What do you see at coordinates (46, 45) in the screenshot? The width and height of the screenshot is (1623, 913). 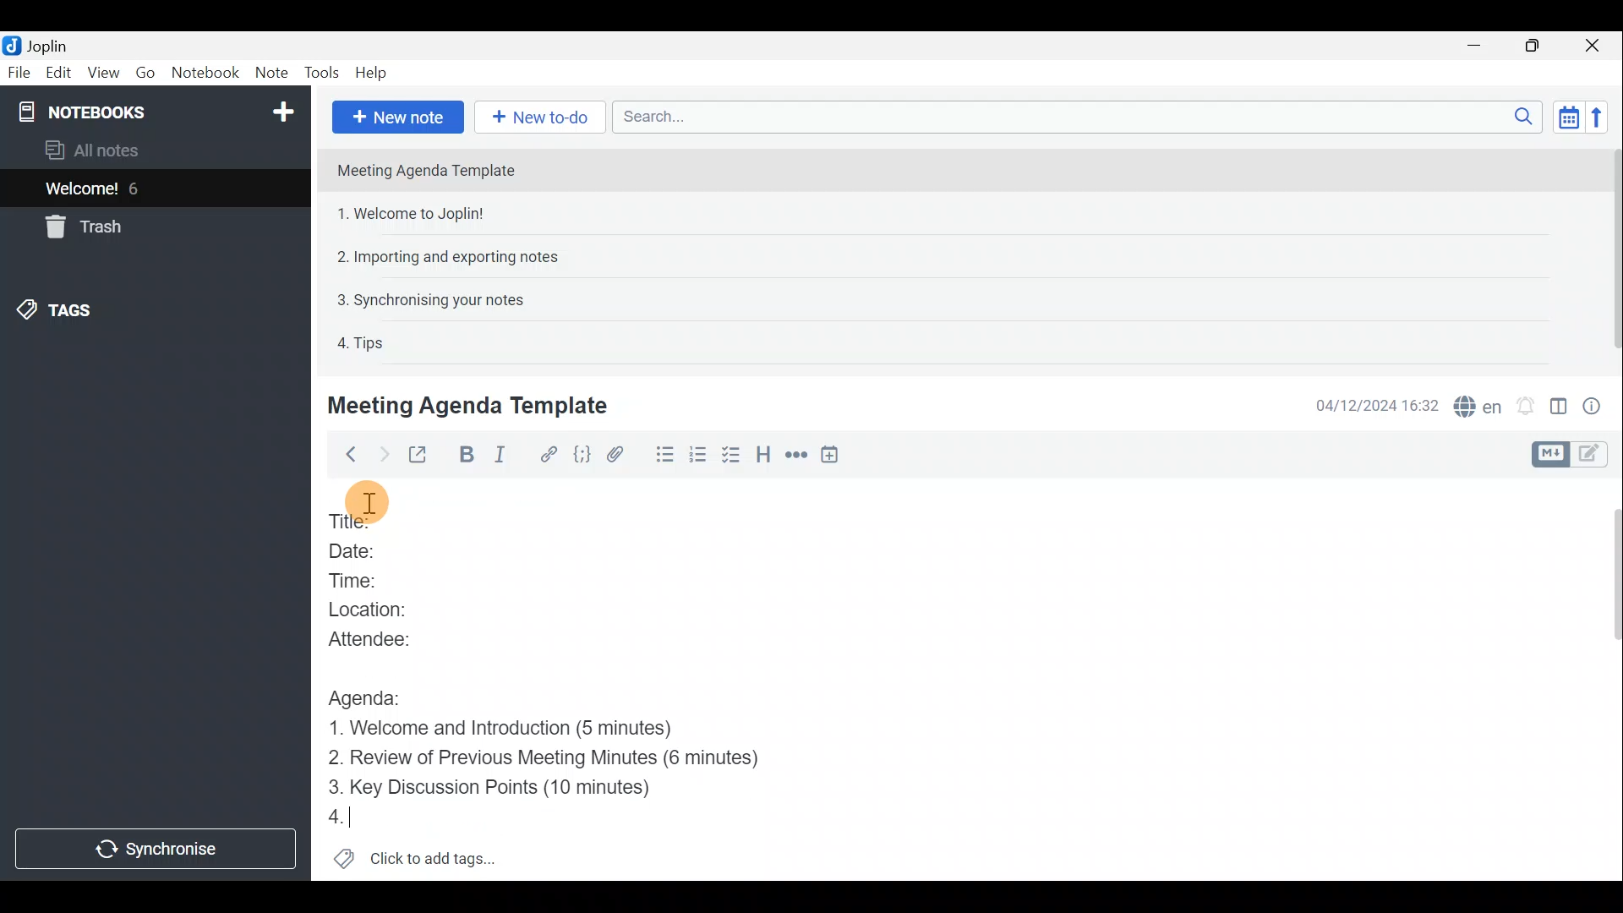 I see `Joplin` at bounding box center [46, 45].